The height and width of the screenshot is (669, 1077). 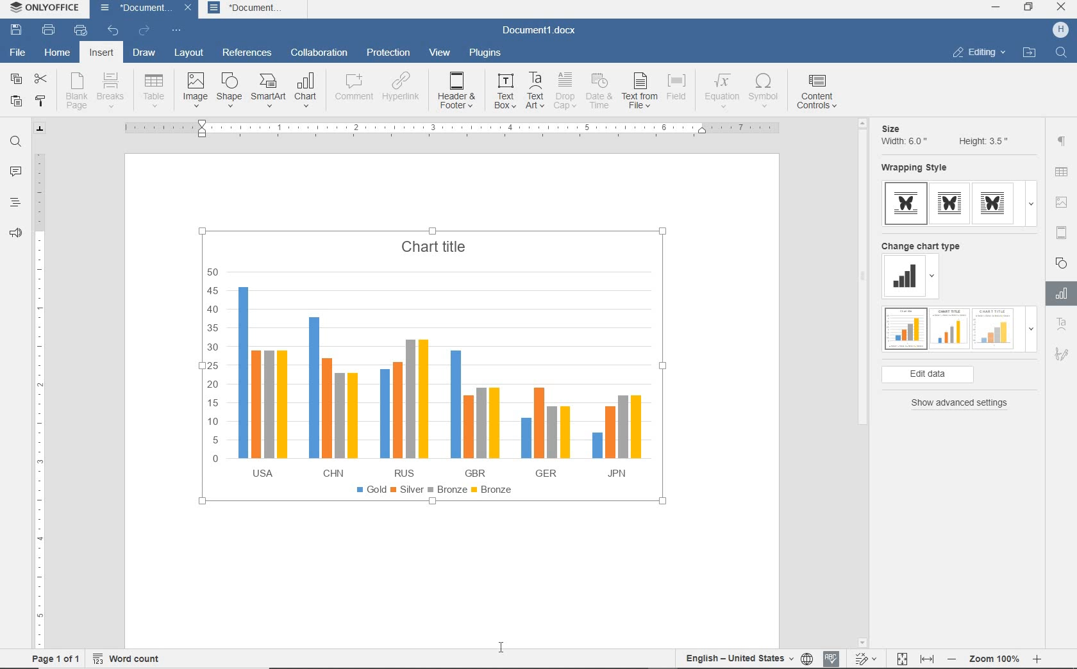 What do you see at coordinates (113, 31) in the screenshot?
I see `undo` at bounding box center [113, 31].